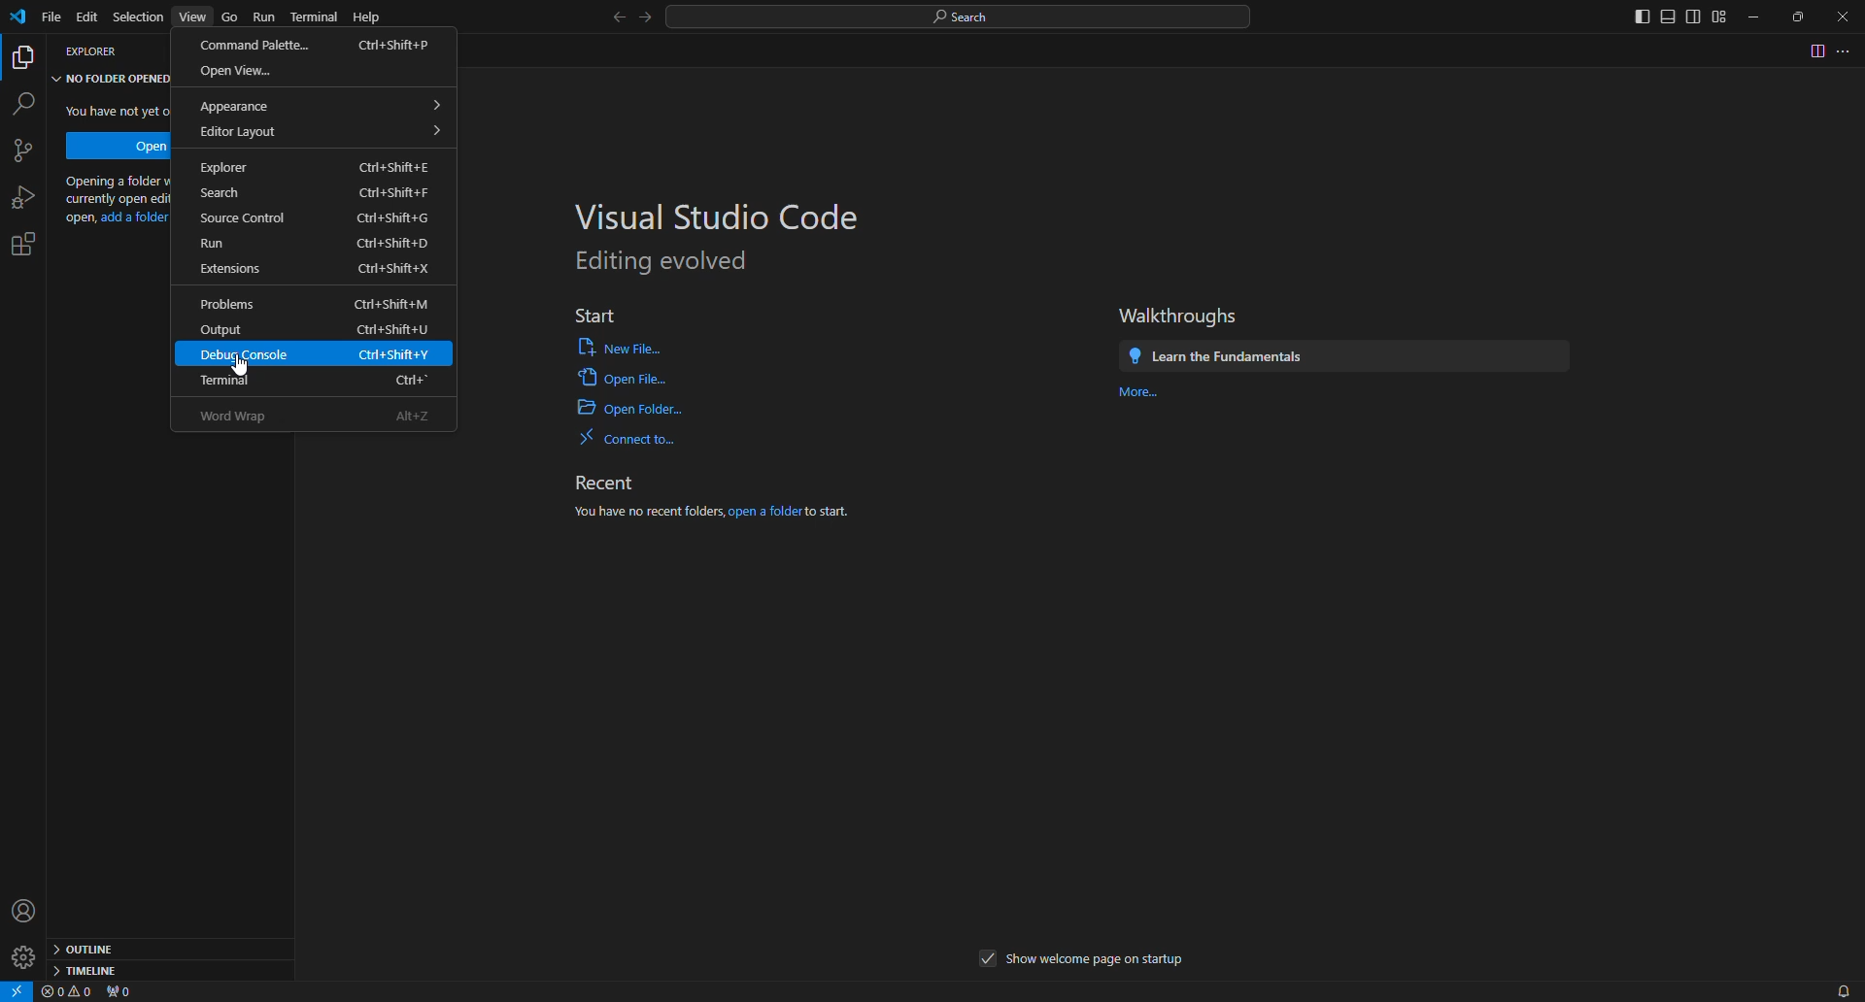 This screenshot has height=1002, width=1865. What do you see at coordinates (244, 70) in the screenshot?
I see `Open View` at bounding box center [244, 70].